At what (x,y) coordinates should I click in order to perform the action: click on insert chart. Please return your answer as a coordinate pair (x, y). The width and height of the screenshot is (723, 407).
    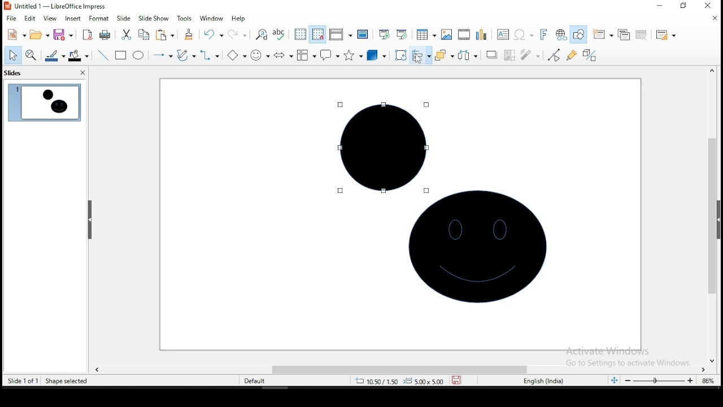
    Looking at the image, I should click on (481, 34).